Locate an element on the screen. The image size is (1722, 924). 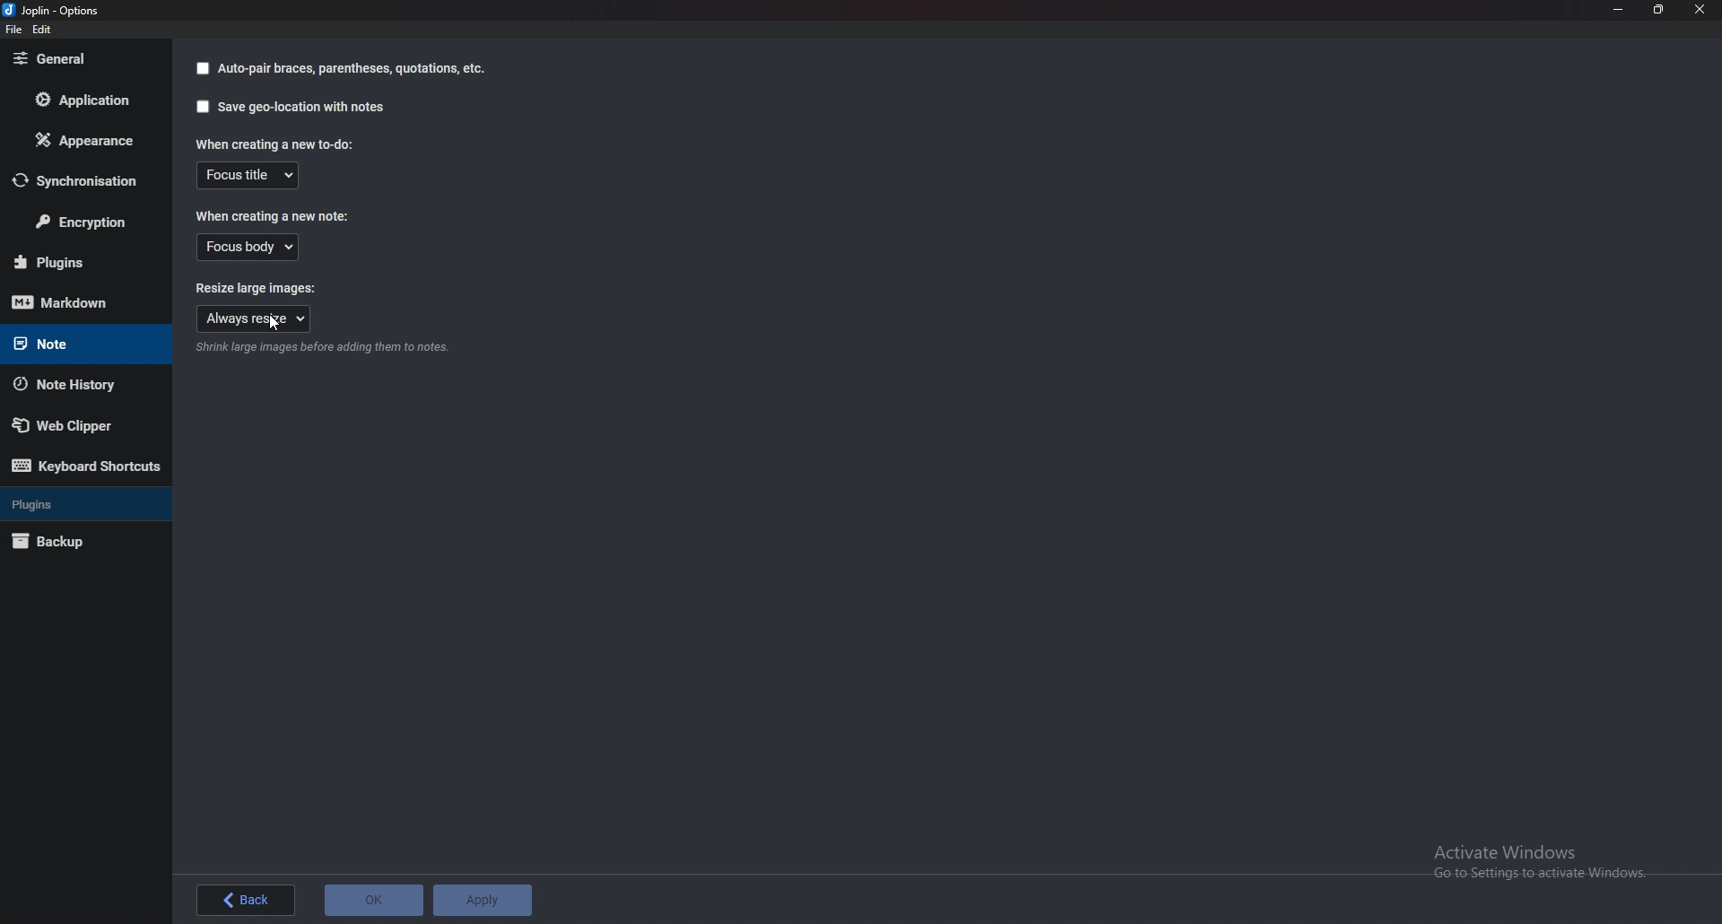
Always resize is located at coordinates (253, 320).